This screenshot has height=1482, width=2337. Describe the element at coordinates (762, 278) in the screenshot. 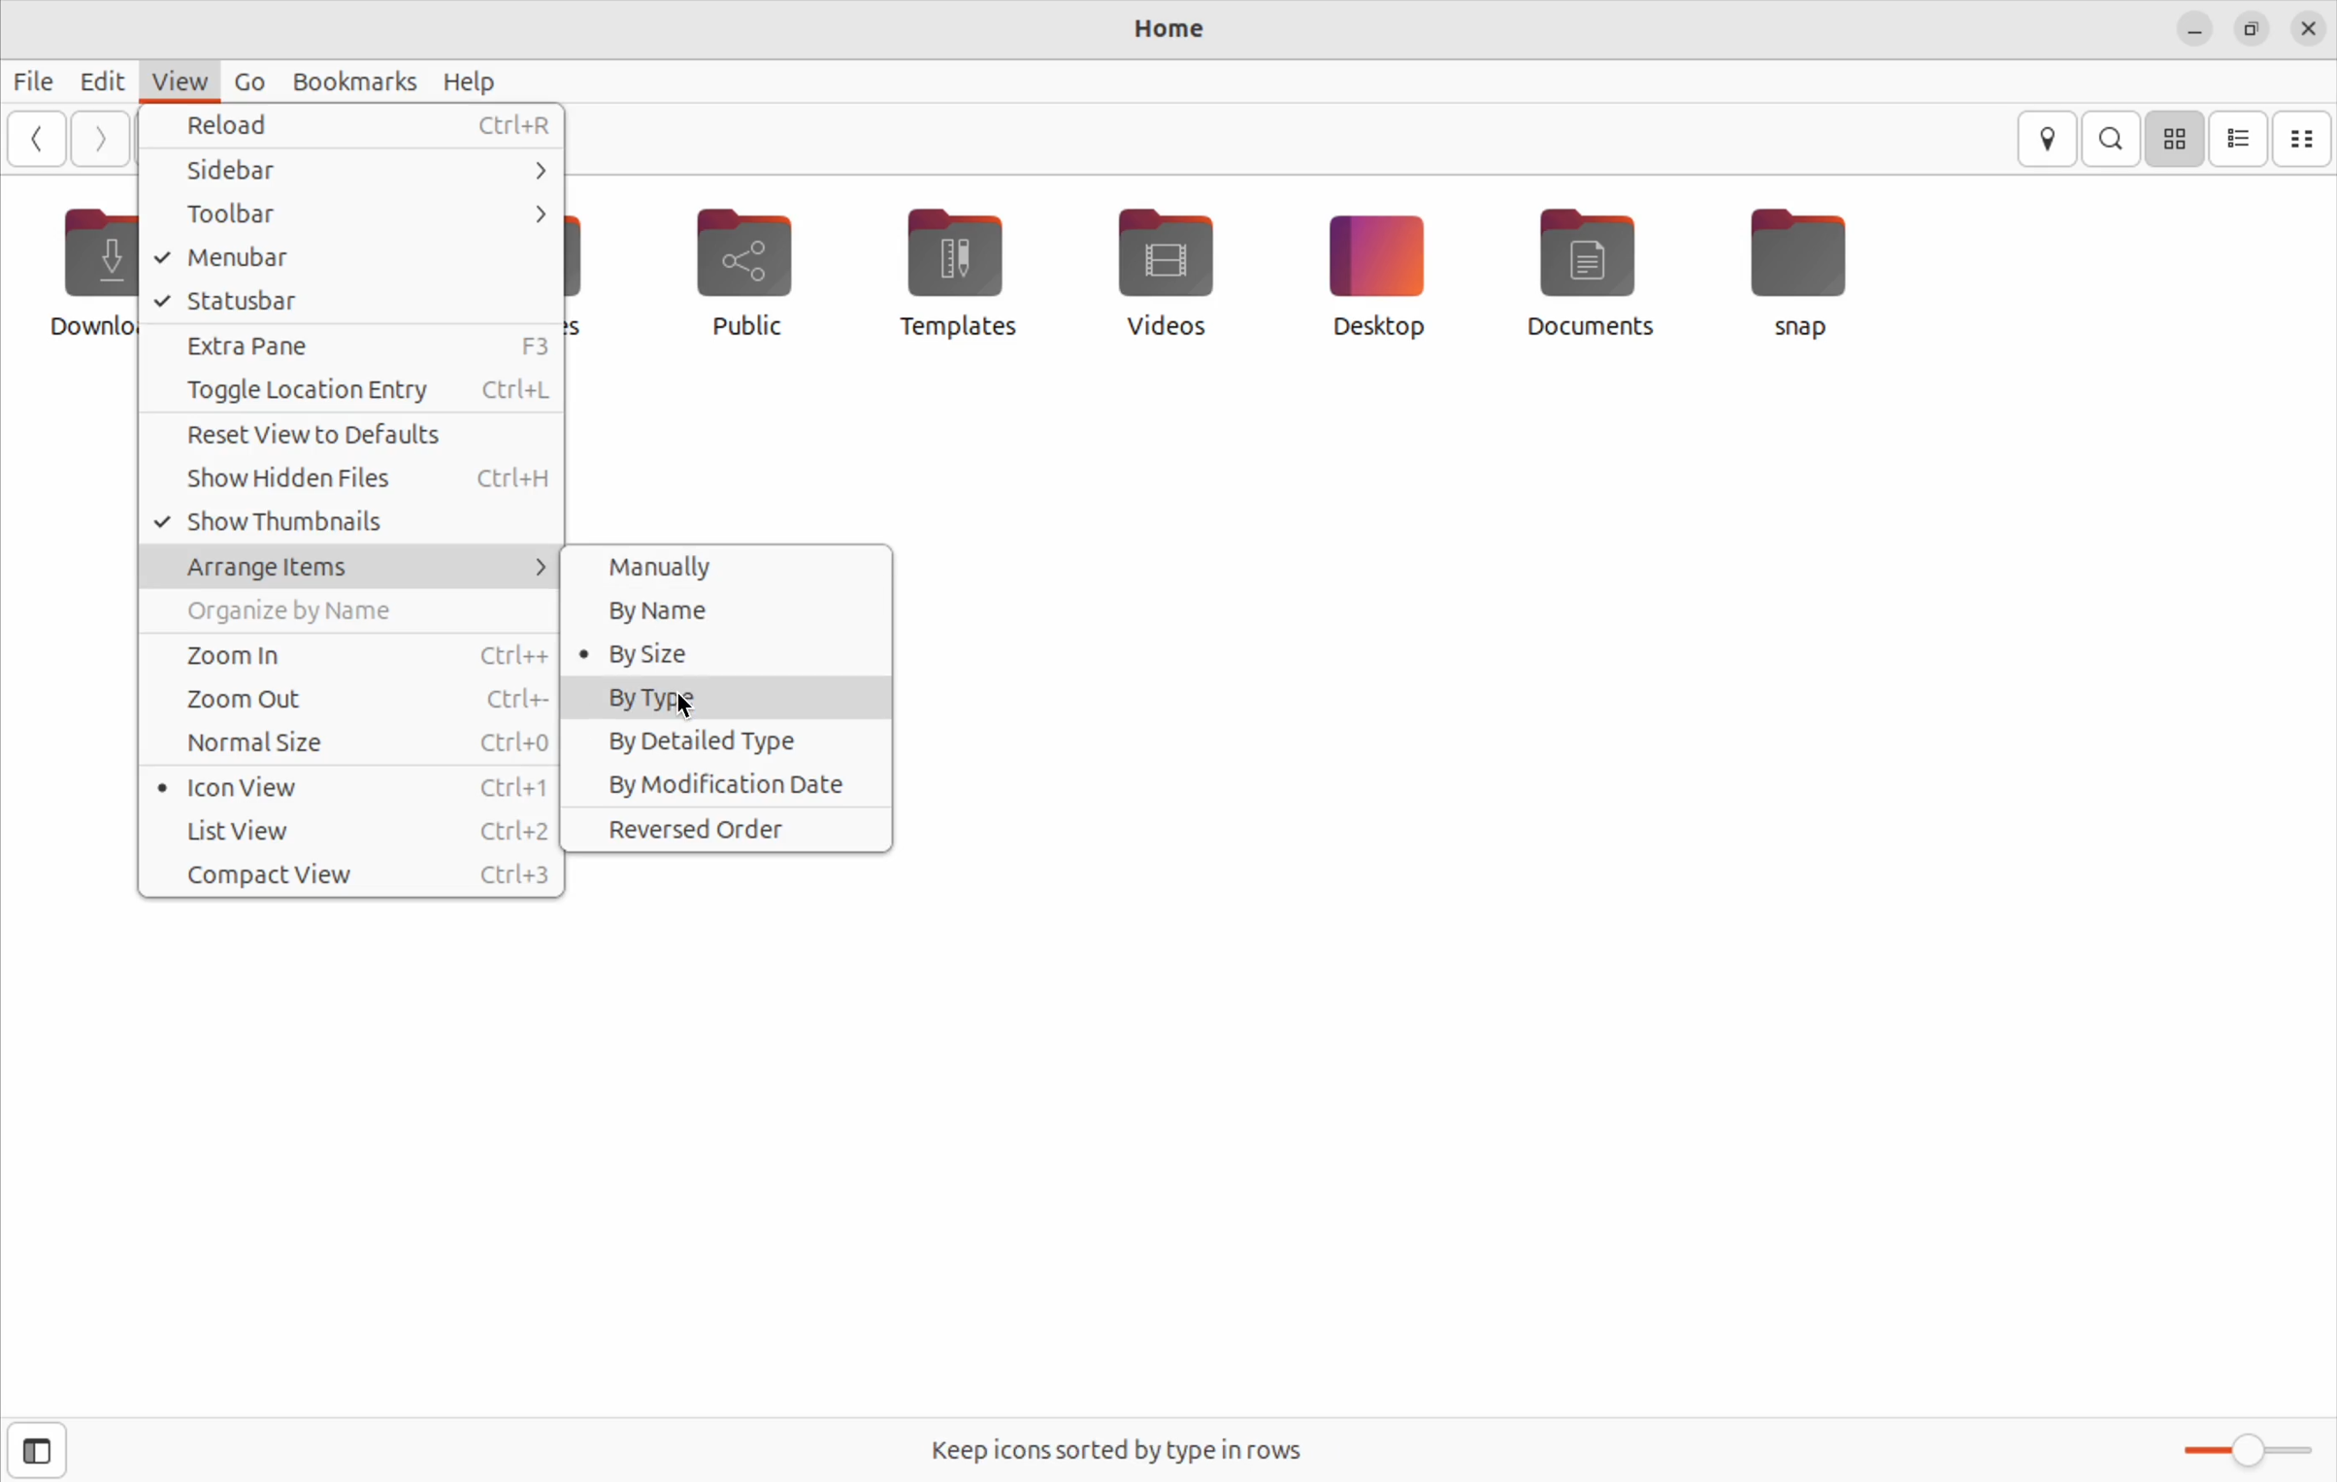

I see `public ` at that location.